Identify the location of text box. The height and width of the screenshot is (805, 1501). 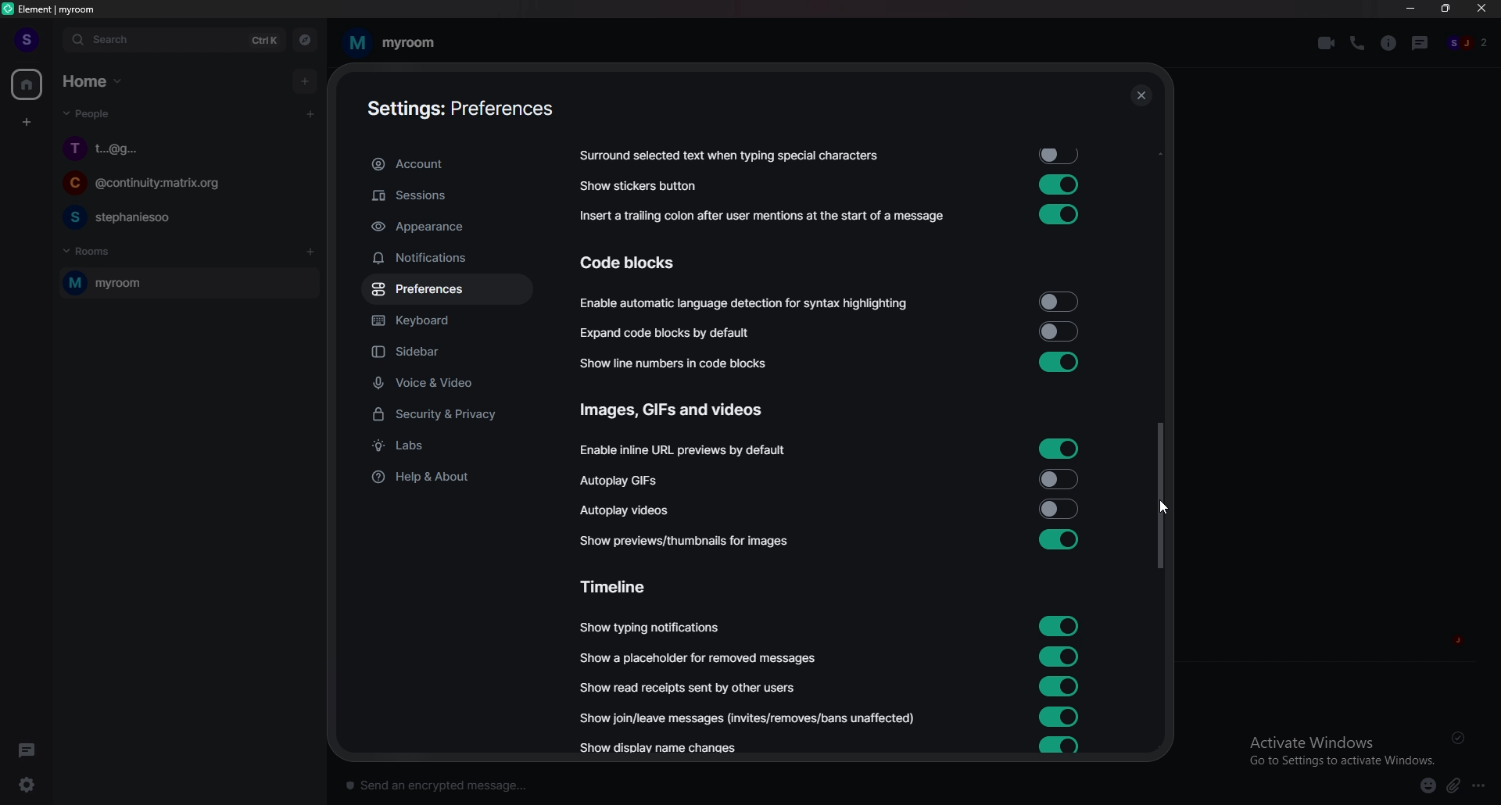
(566, 782).